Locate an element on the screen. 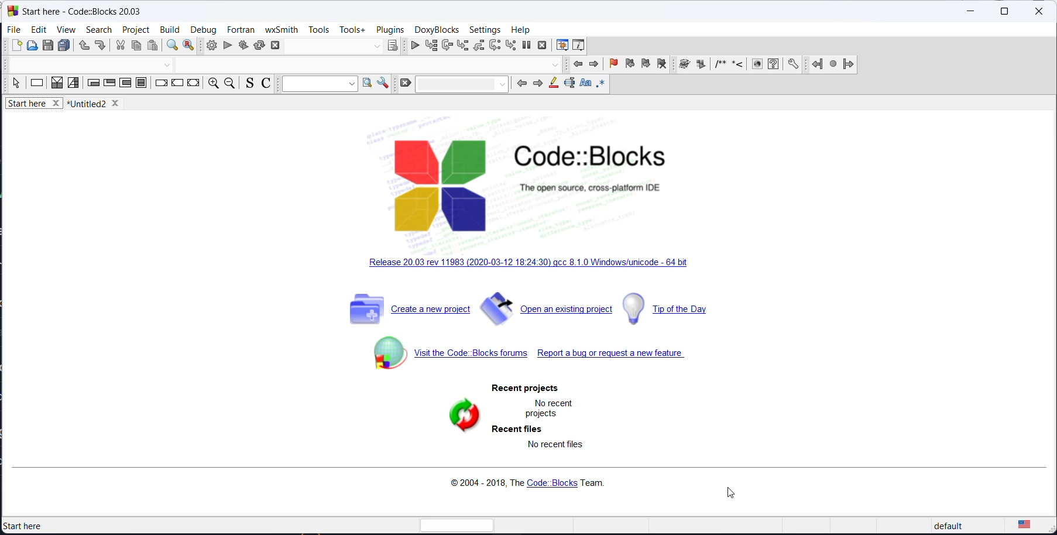 Image resolution: width=1057 pixels, height=535 pixels. back is located at coordinates (520, 83).